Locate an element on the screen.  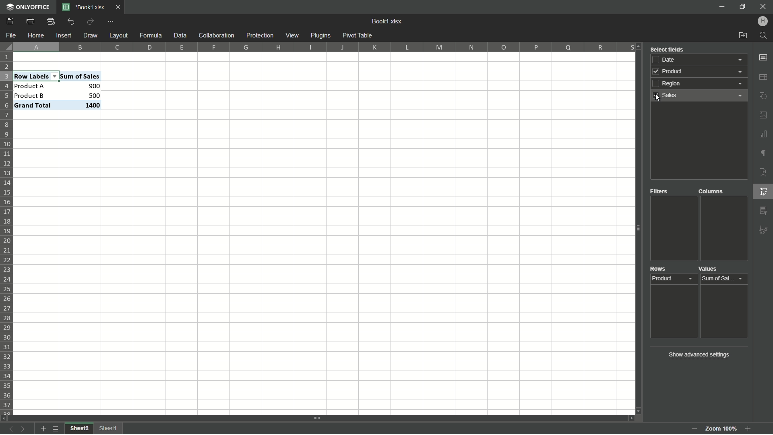
zoom 100% is located at coordinates (721, 427).